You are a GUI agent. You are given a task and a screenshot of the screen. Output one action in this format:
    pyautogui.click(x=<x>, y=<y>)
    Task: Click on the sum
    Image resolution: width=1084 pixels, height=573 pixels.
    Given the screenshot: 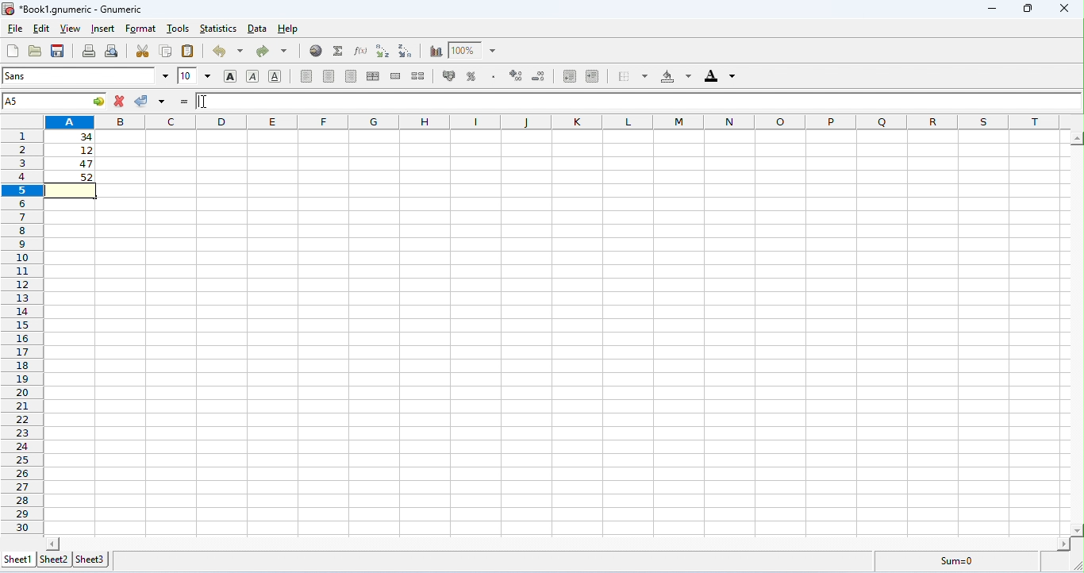 What is the action you would take?
    pyautogui.click(x=339, y=51)
    